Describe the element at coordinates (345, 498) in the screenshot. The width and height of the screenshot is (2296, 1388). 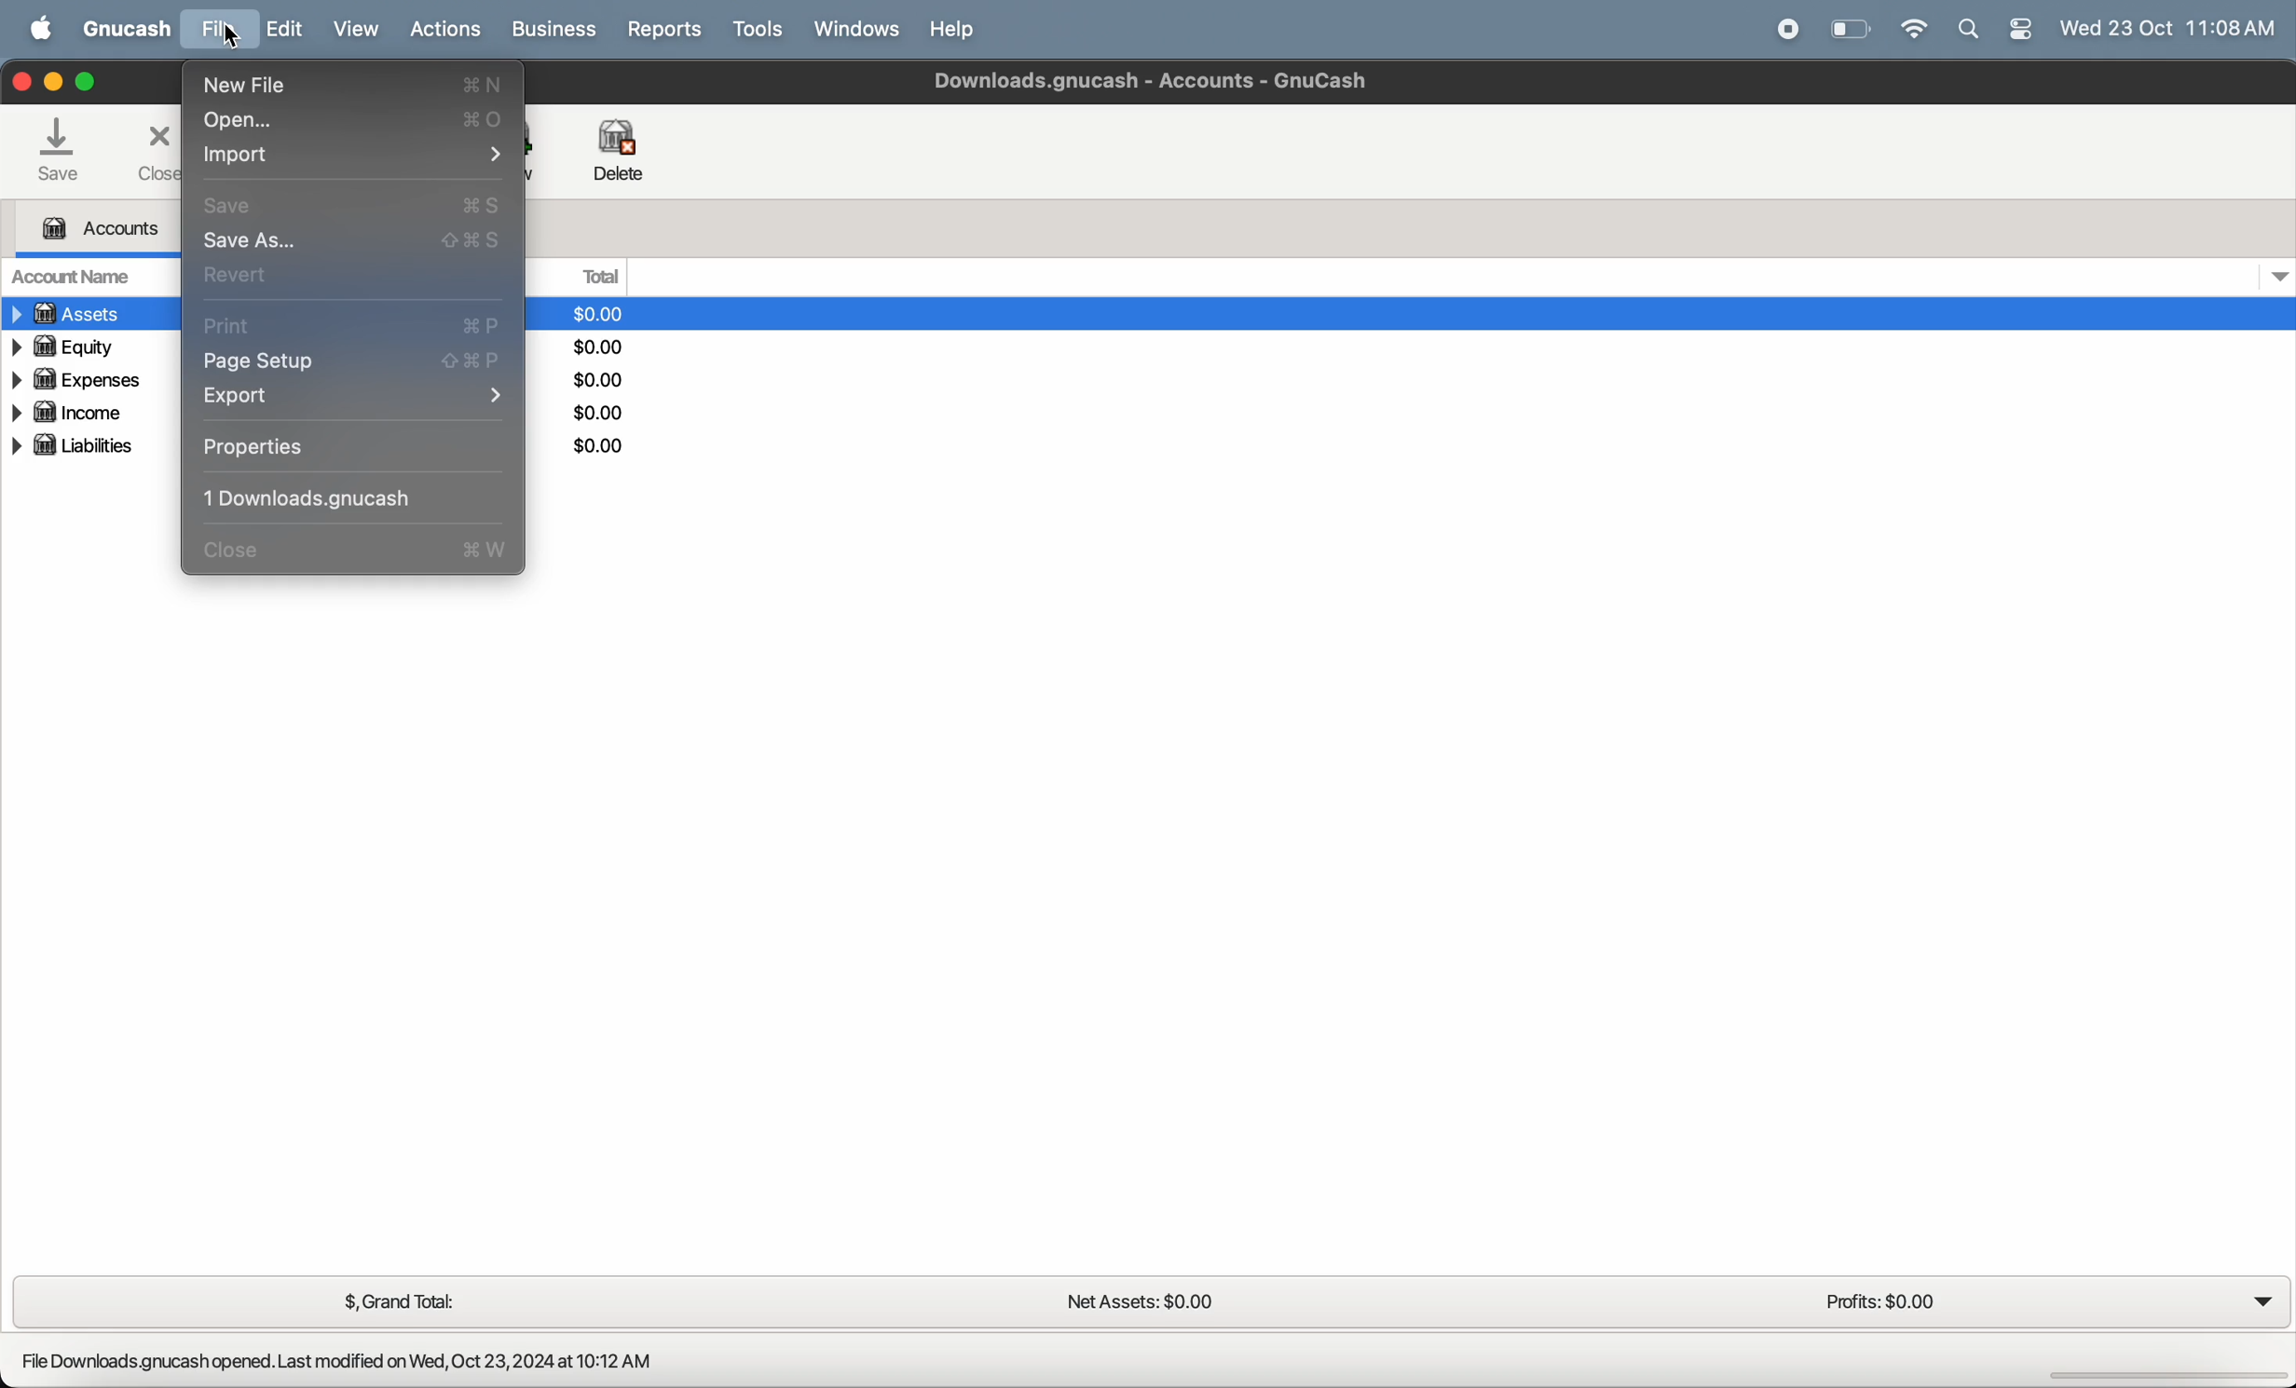
I see `1 downloading cash` at that location.